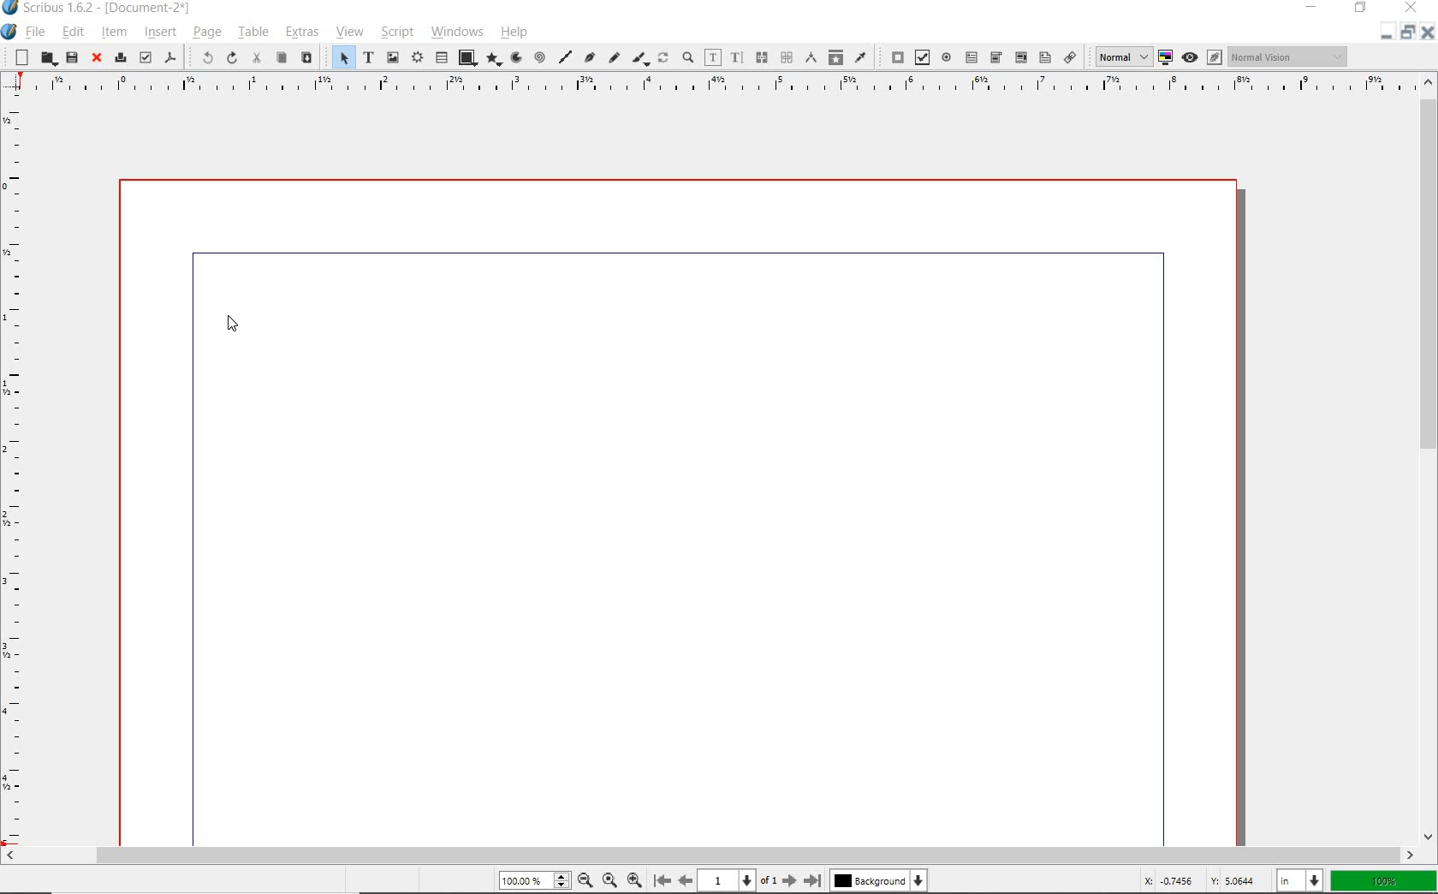  I want to click on eye dropper, so click(860, 58).